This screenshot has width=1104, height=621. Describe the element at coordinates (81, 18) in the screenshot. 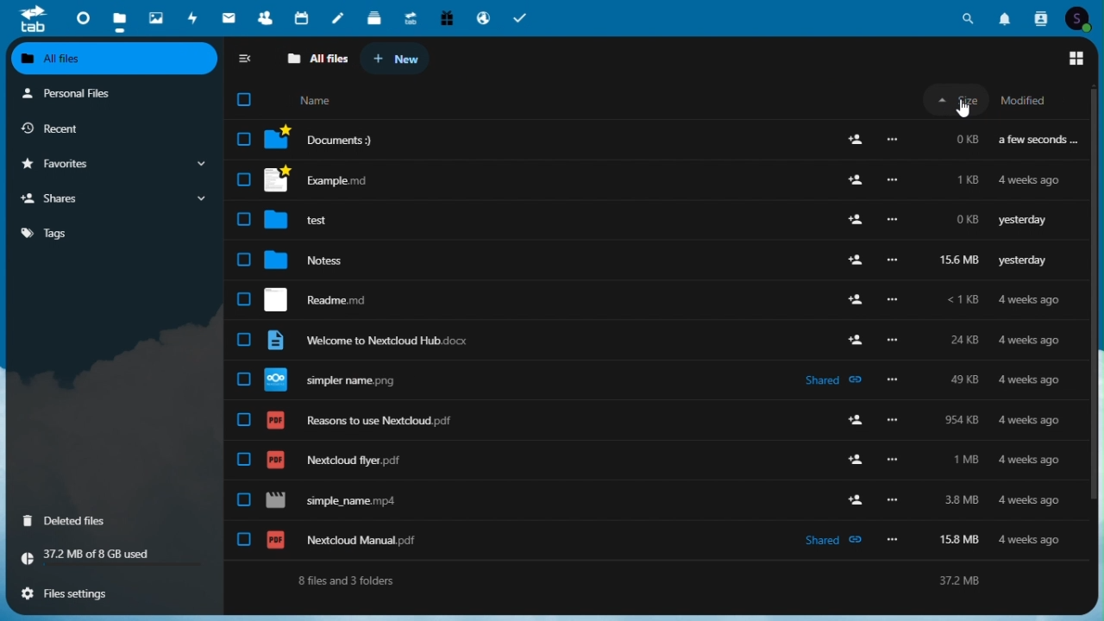

I see `Dashboard` at that location.